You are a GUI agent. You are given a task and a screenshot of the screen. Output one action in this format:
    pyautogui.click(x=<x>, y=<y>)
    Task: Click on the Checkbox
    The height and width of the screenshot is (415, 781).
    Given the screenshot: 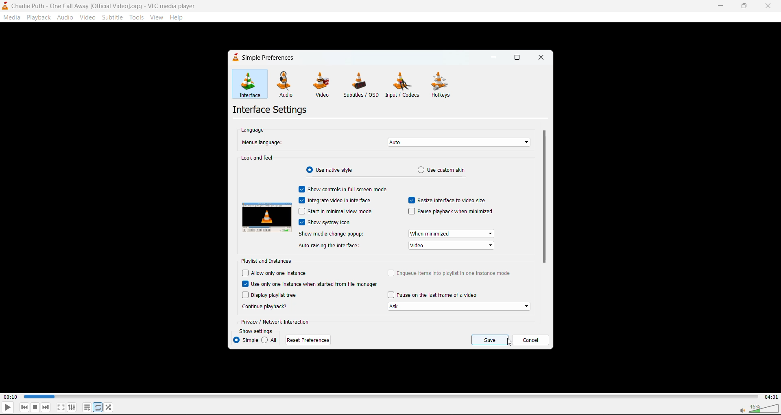 What is the action you would take?
    pyautogui.click(x=301, y=189)
    